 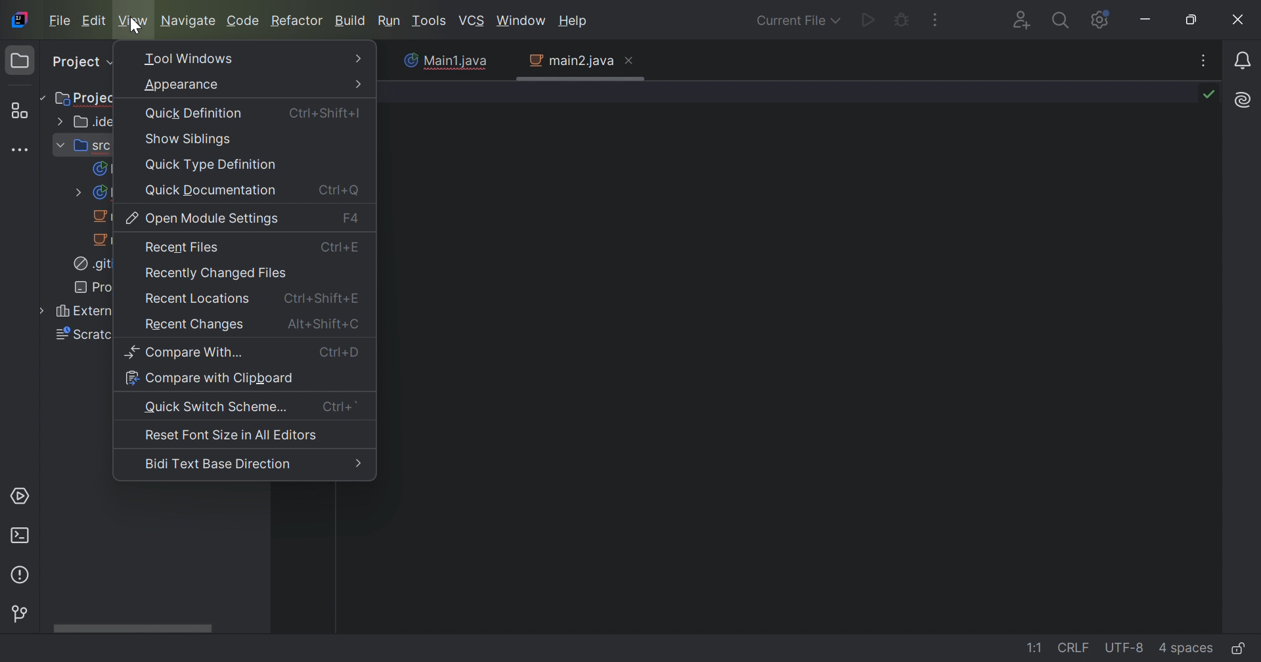 What do you see at coordinates (351, 22) in the screenshot?
I see `Build` at bounding box center [351, 22].